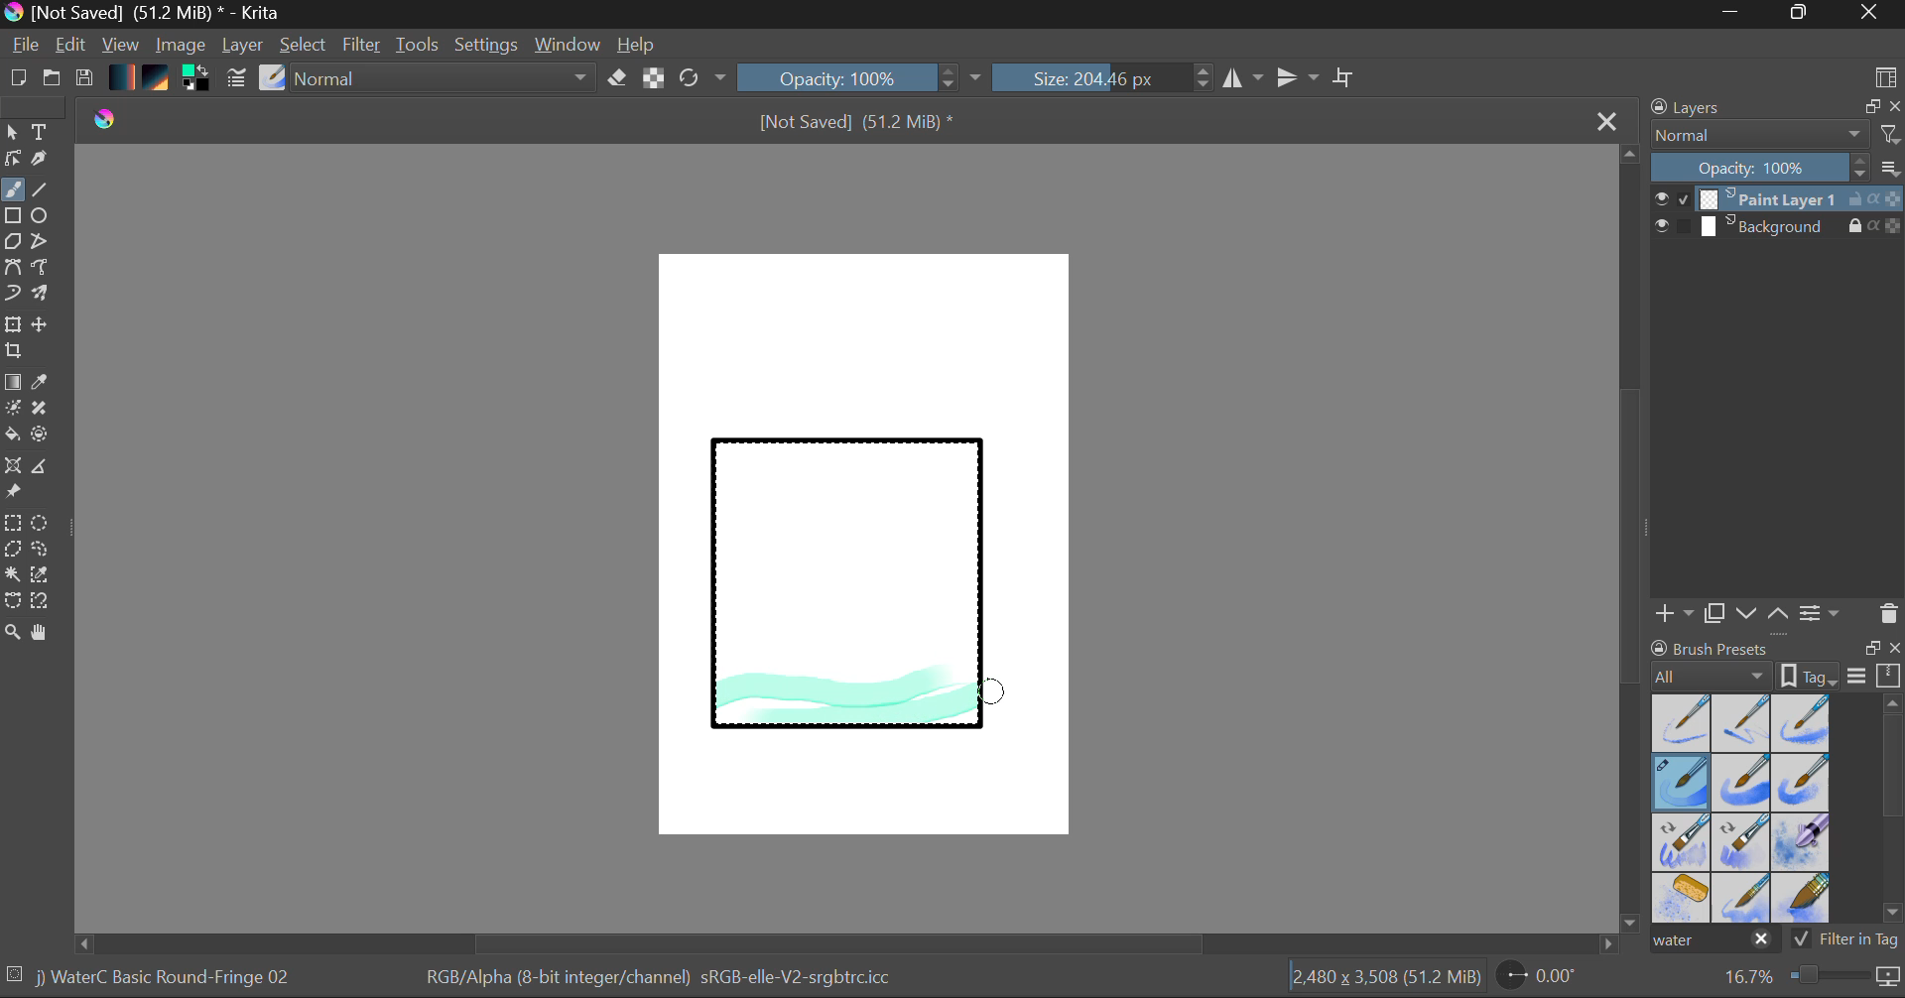  Describe the element at coordinates (862, 77) in the screenshot. I see `Opacity` at that location.